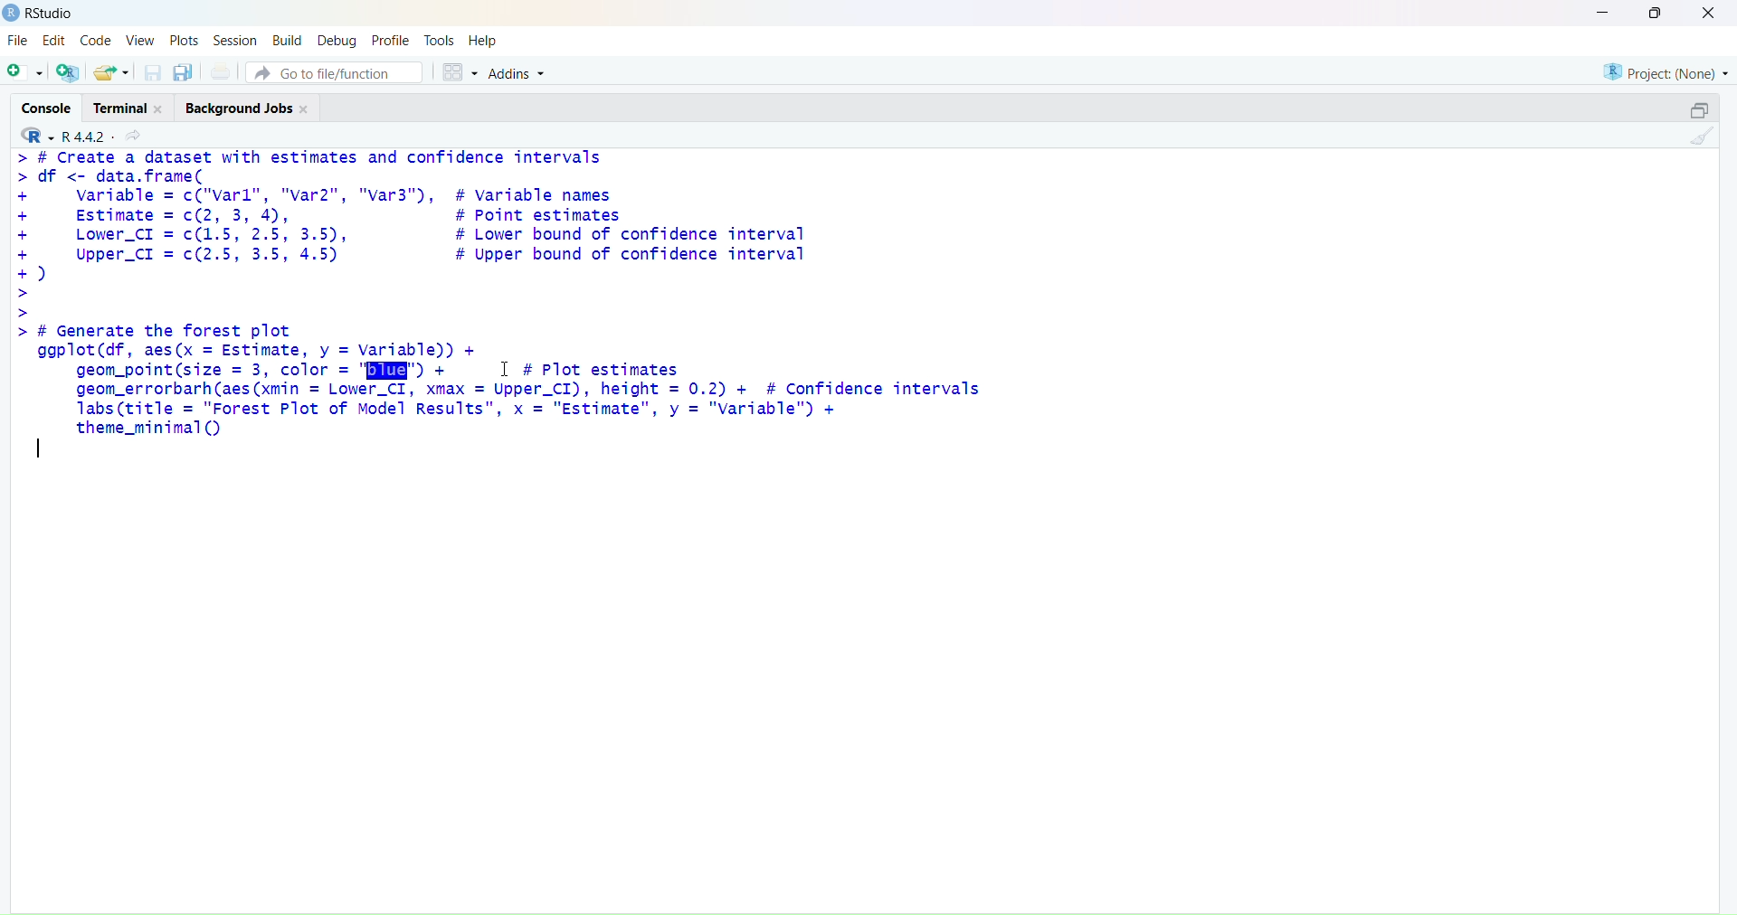 The width and height of the screenshot is (1737, 915). I want to click on Code, so click(94, 40).